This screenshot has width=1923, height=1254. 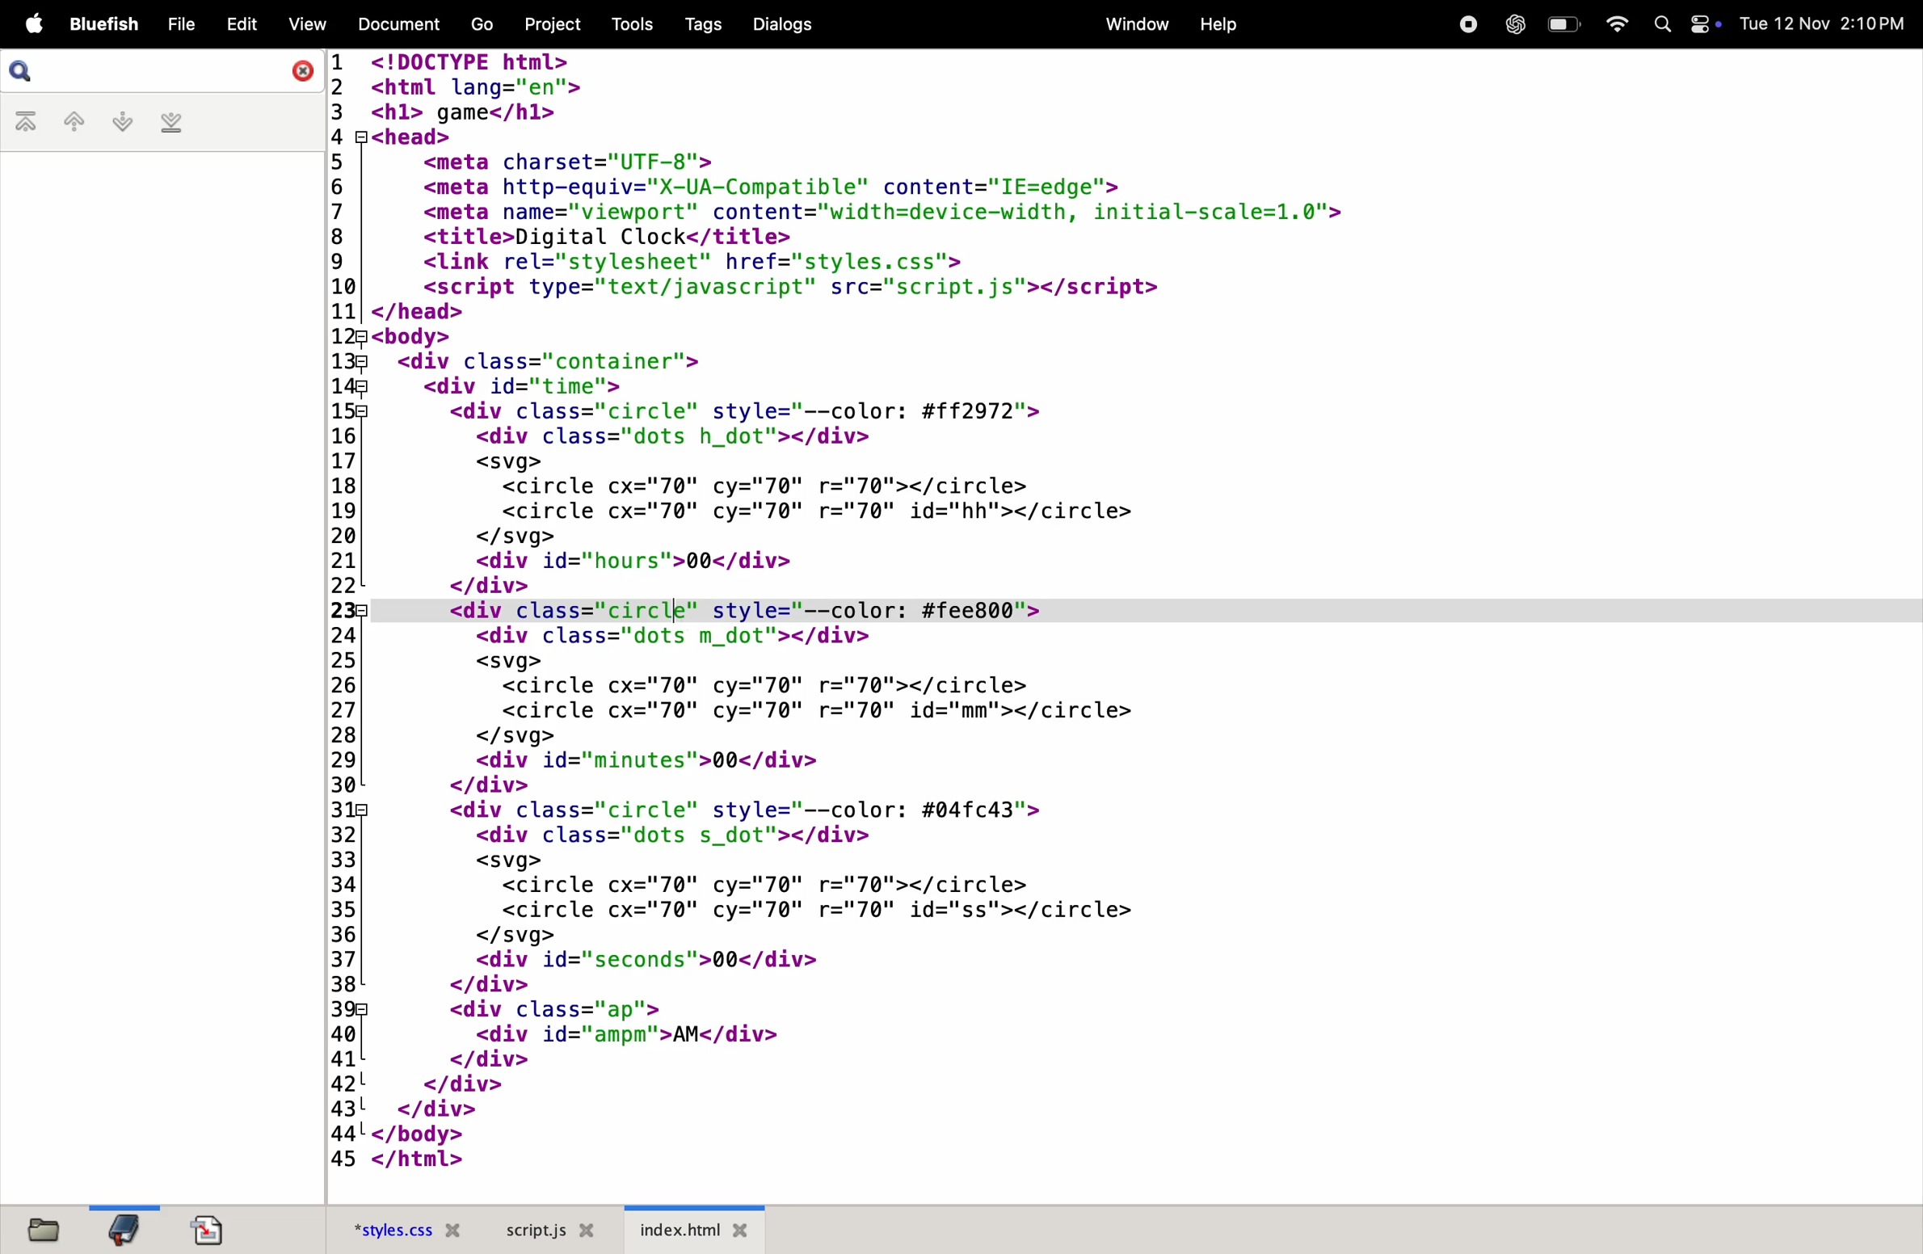 What do you see at coordinates (410, 1228) in the screenshot?
I see `style.css` at bounding box center [410, 1228].